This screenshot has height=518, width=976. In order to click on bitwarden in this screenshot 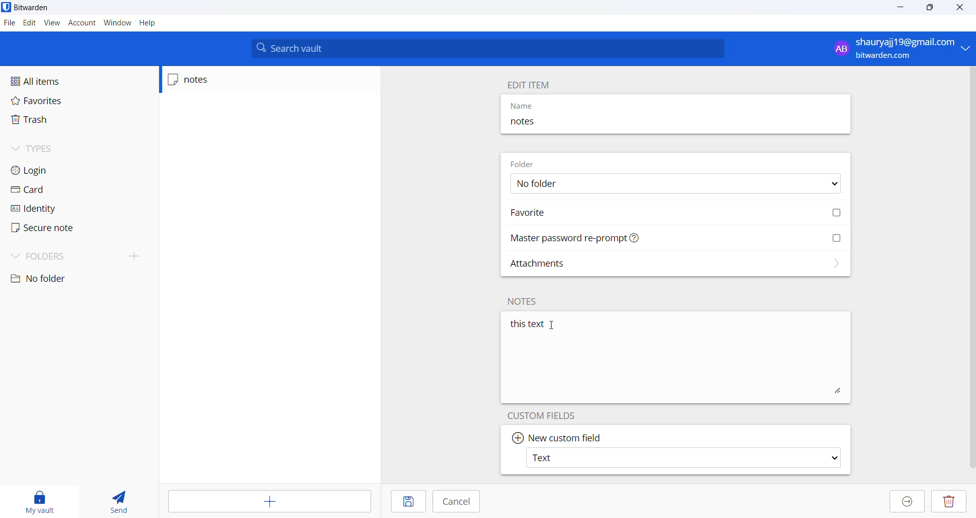, I will do `click(30, 7)`.